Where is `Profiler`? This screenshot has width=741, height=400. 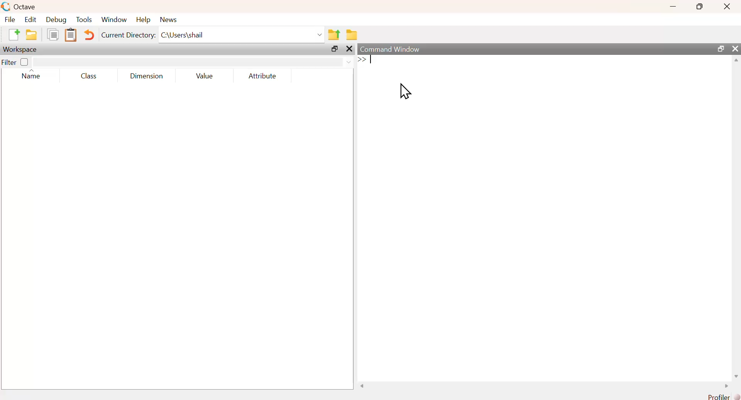 Profiler is located at coordinates (722, 396).